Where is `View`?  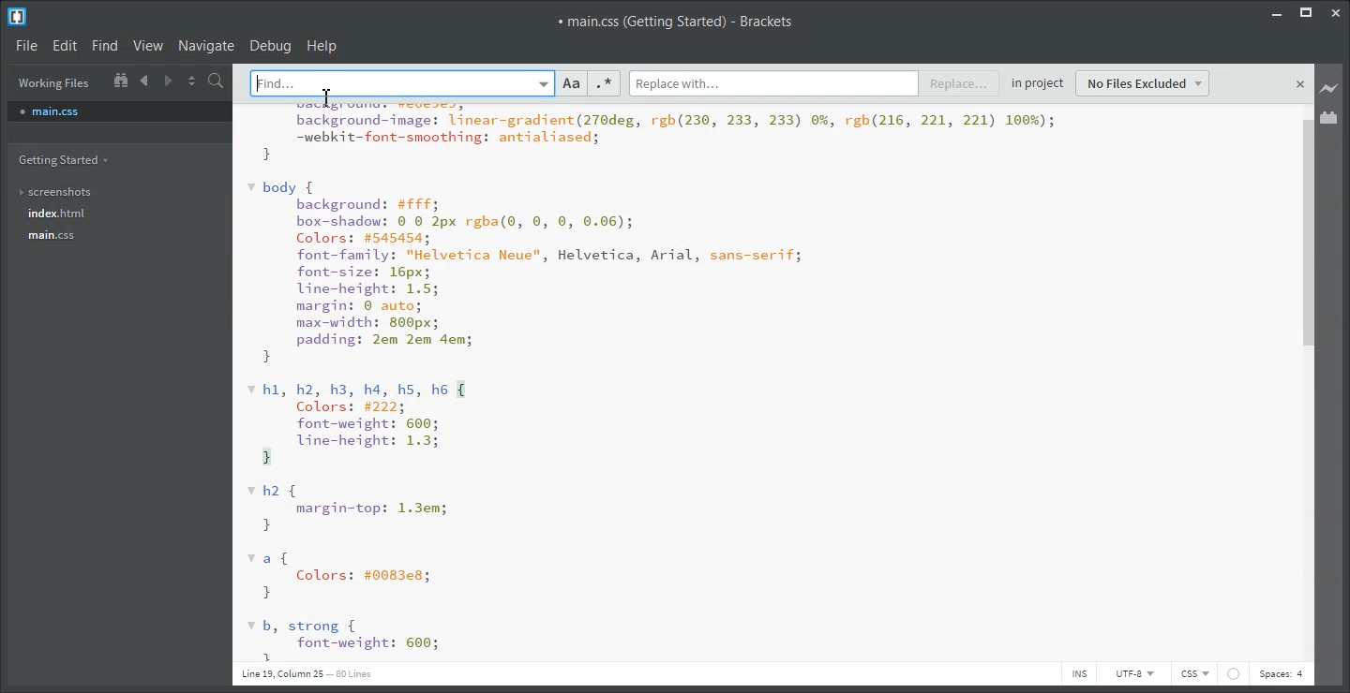
View is located at coordinates (148, 45).